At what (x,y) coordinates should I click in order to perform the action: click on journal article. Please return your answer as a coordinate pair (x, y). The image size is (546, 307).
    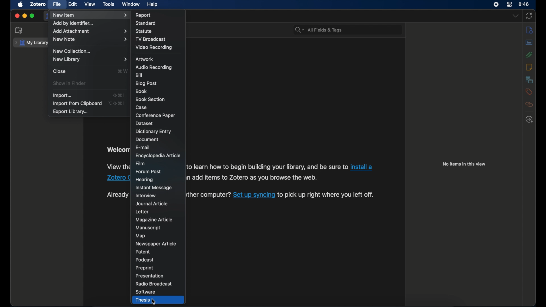
    Looking at the image, I should click on (152, 204).